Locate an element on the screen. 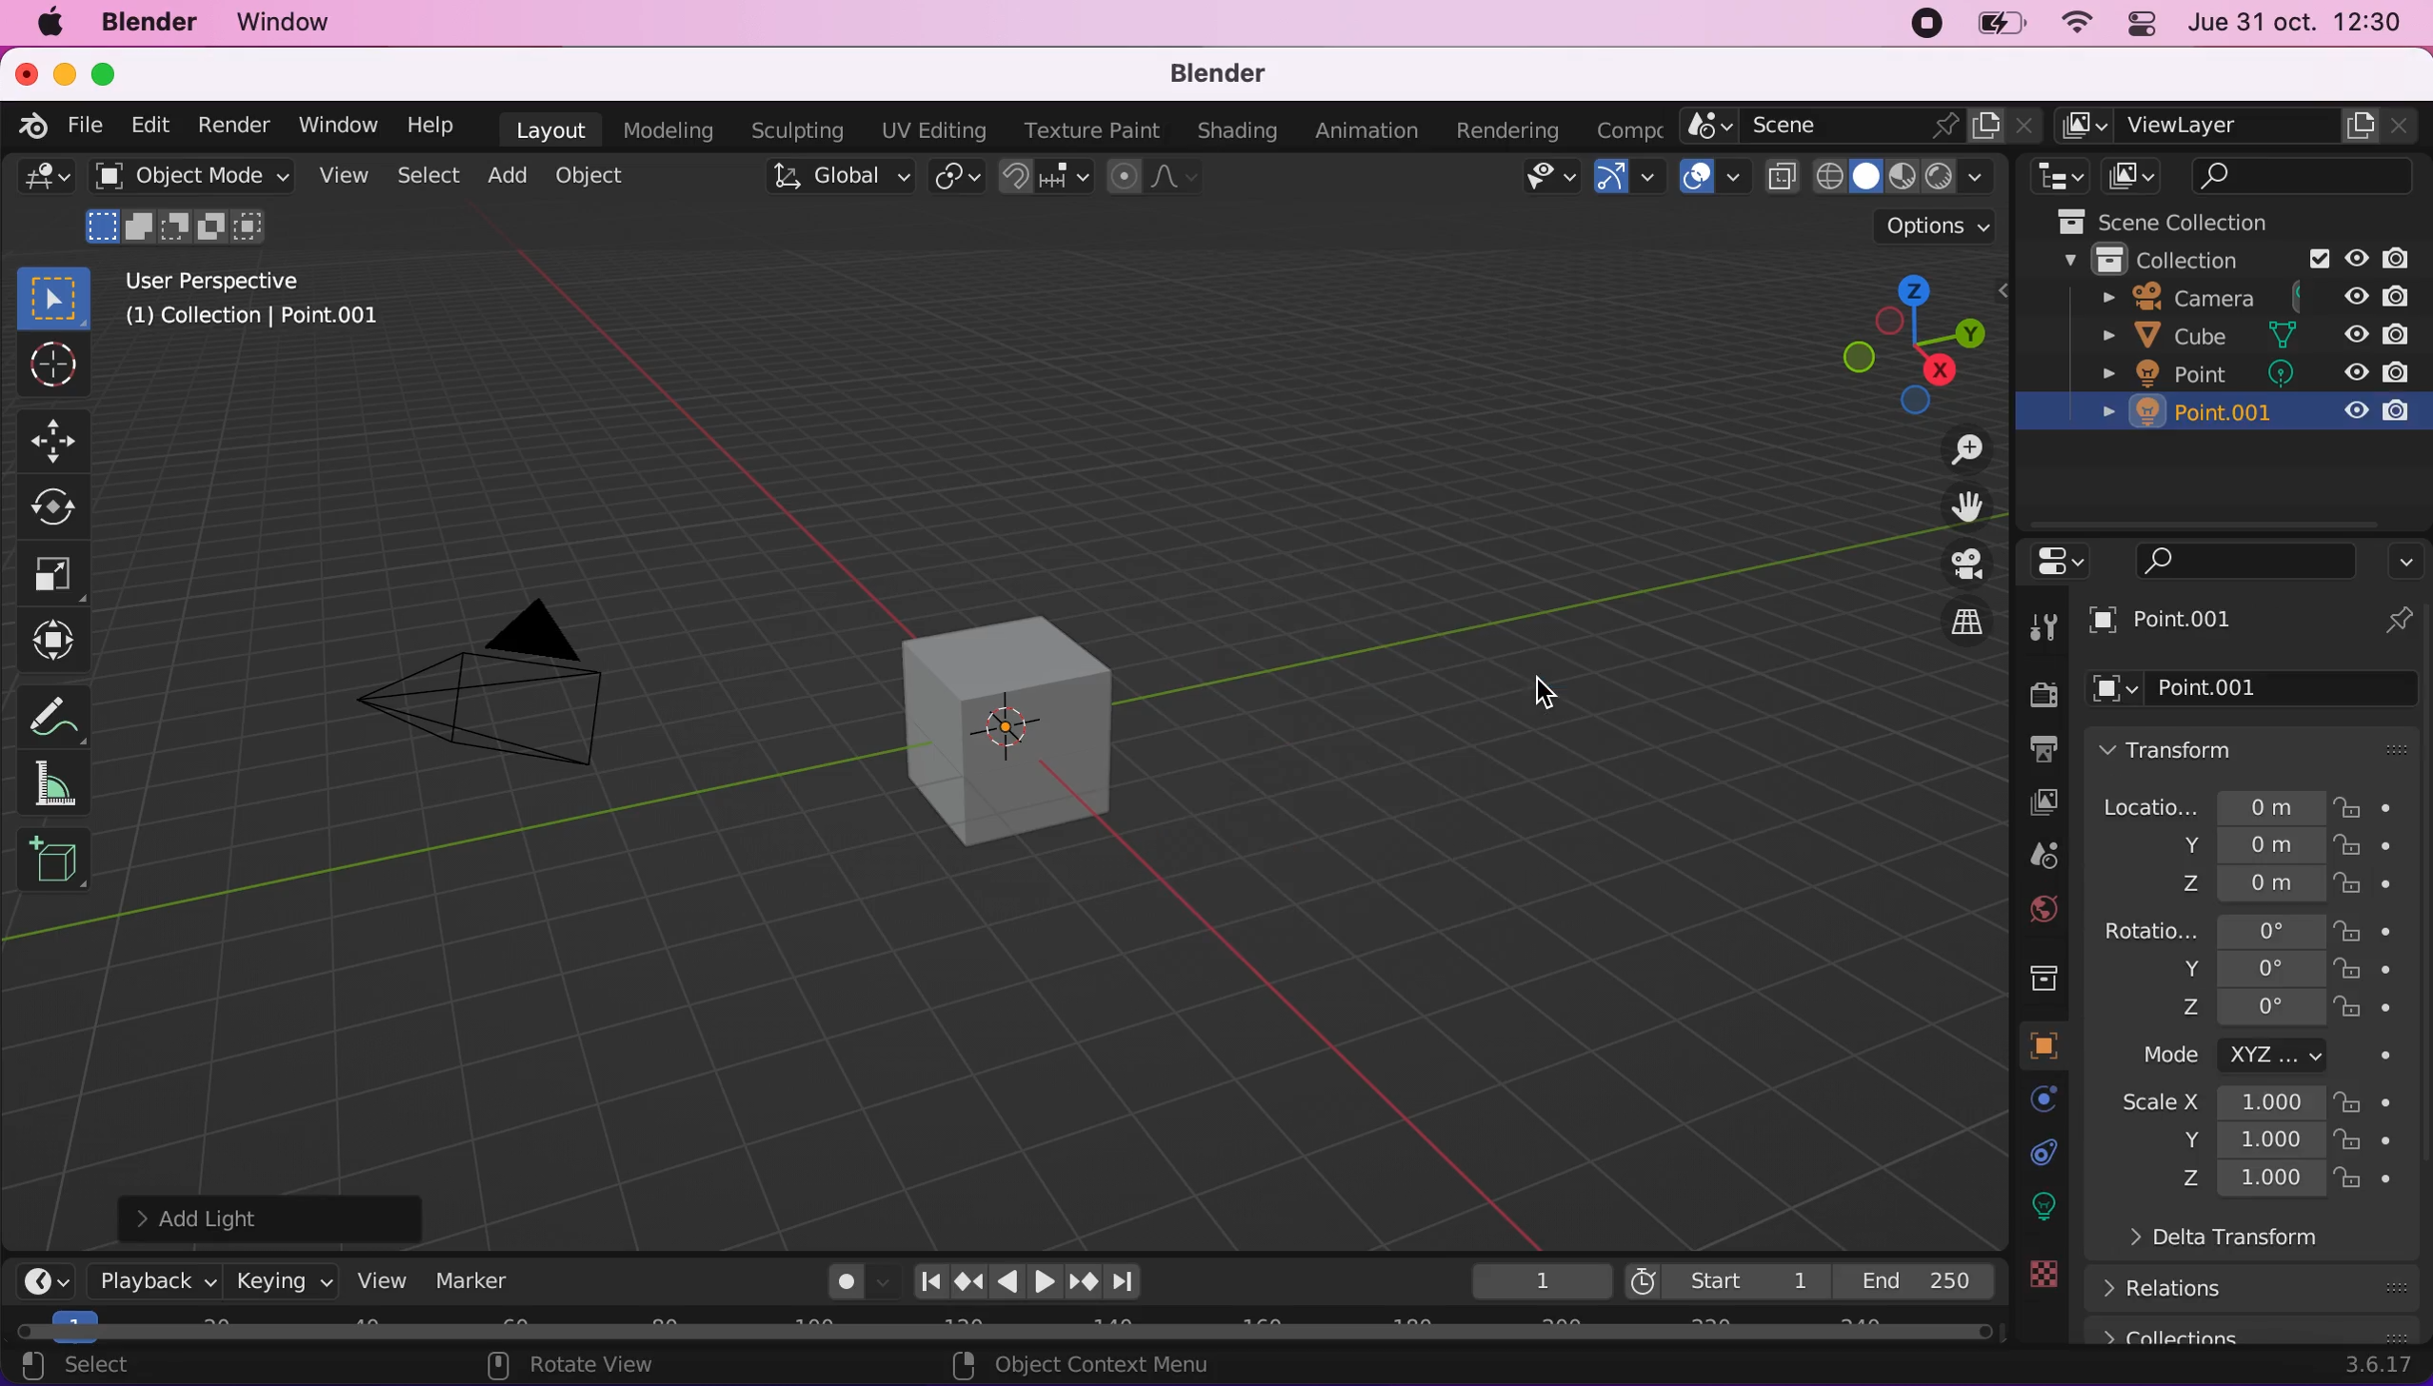 The image size is (2433, 1386). z 1.000 is located at coordinates (2248, 1181).